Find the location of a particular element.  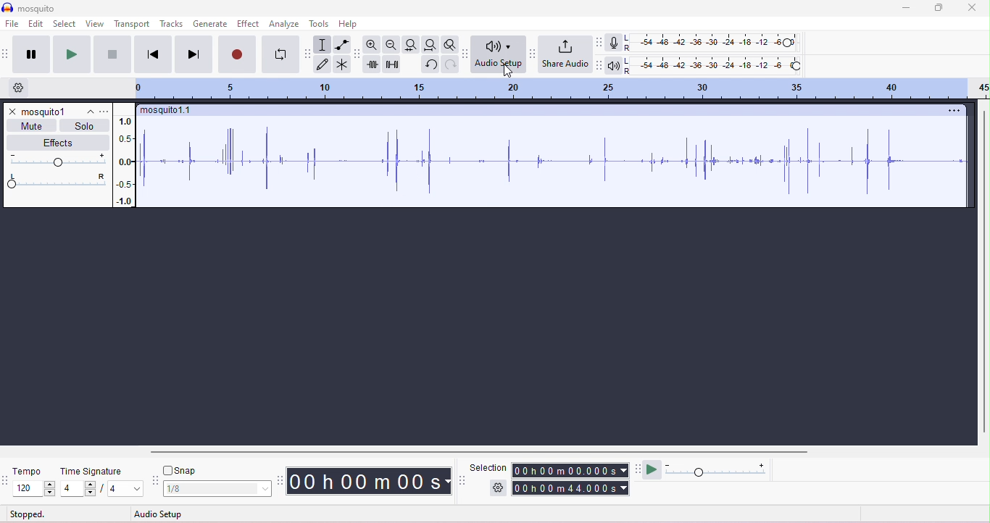

file is located at coordinates (12, 25).